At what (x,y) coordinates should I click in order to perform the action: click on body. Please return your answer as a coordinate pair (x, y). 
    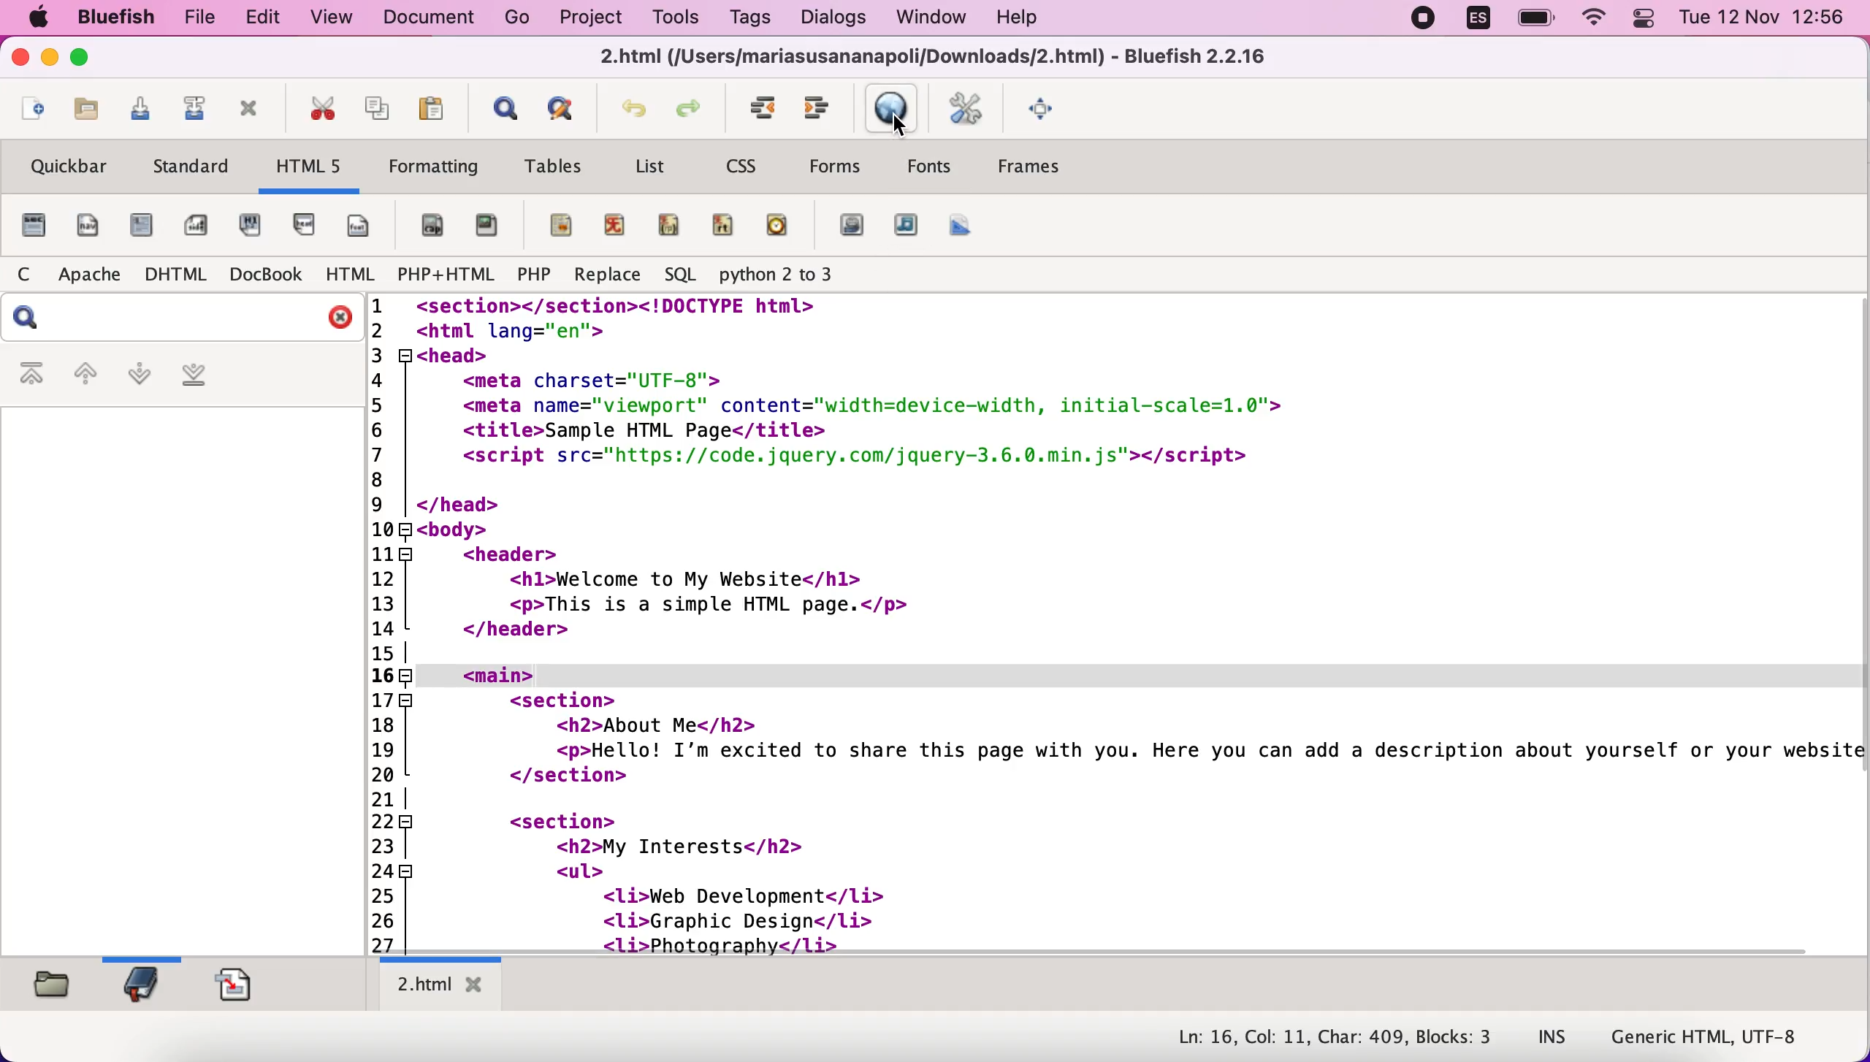
    Looking at the image, I should click on (88, 226).